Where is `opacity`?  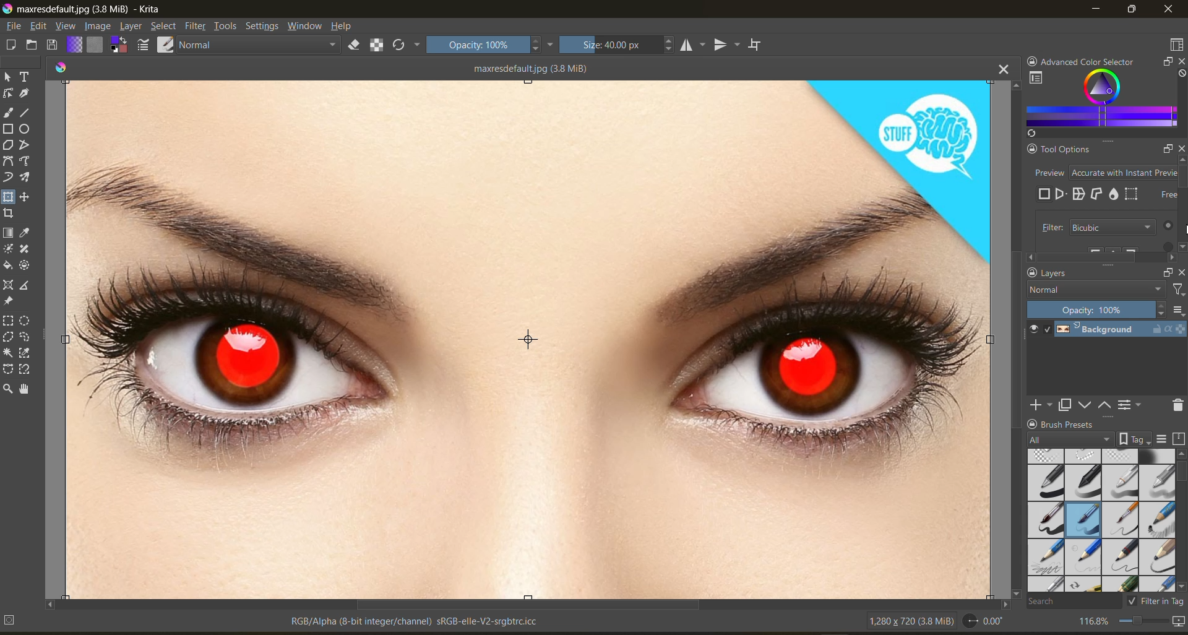 opacity is located at coordinates (491, 46).